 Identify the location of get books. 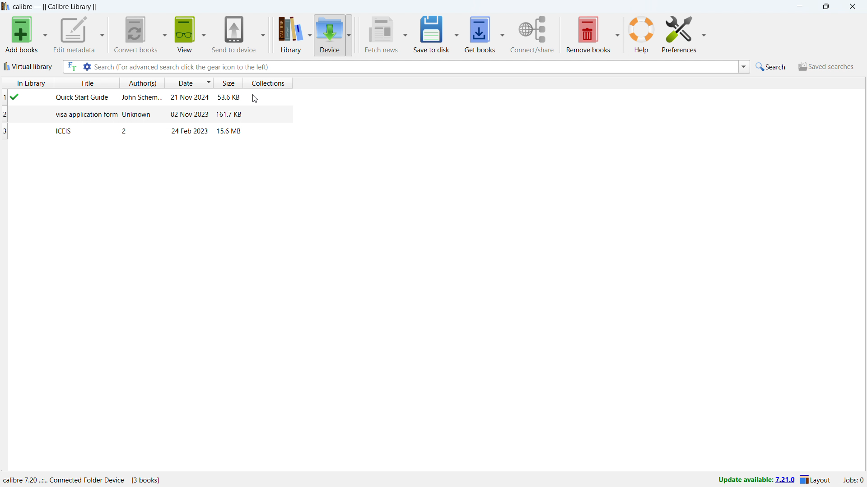
(480, 33).